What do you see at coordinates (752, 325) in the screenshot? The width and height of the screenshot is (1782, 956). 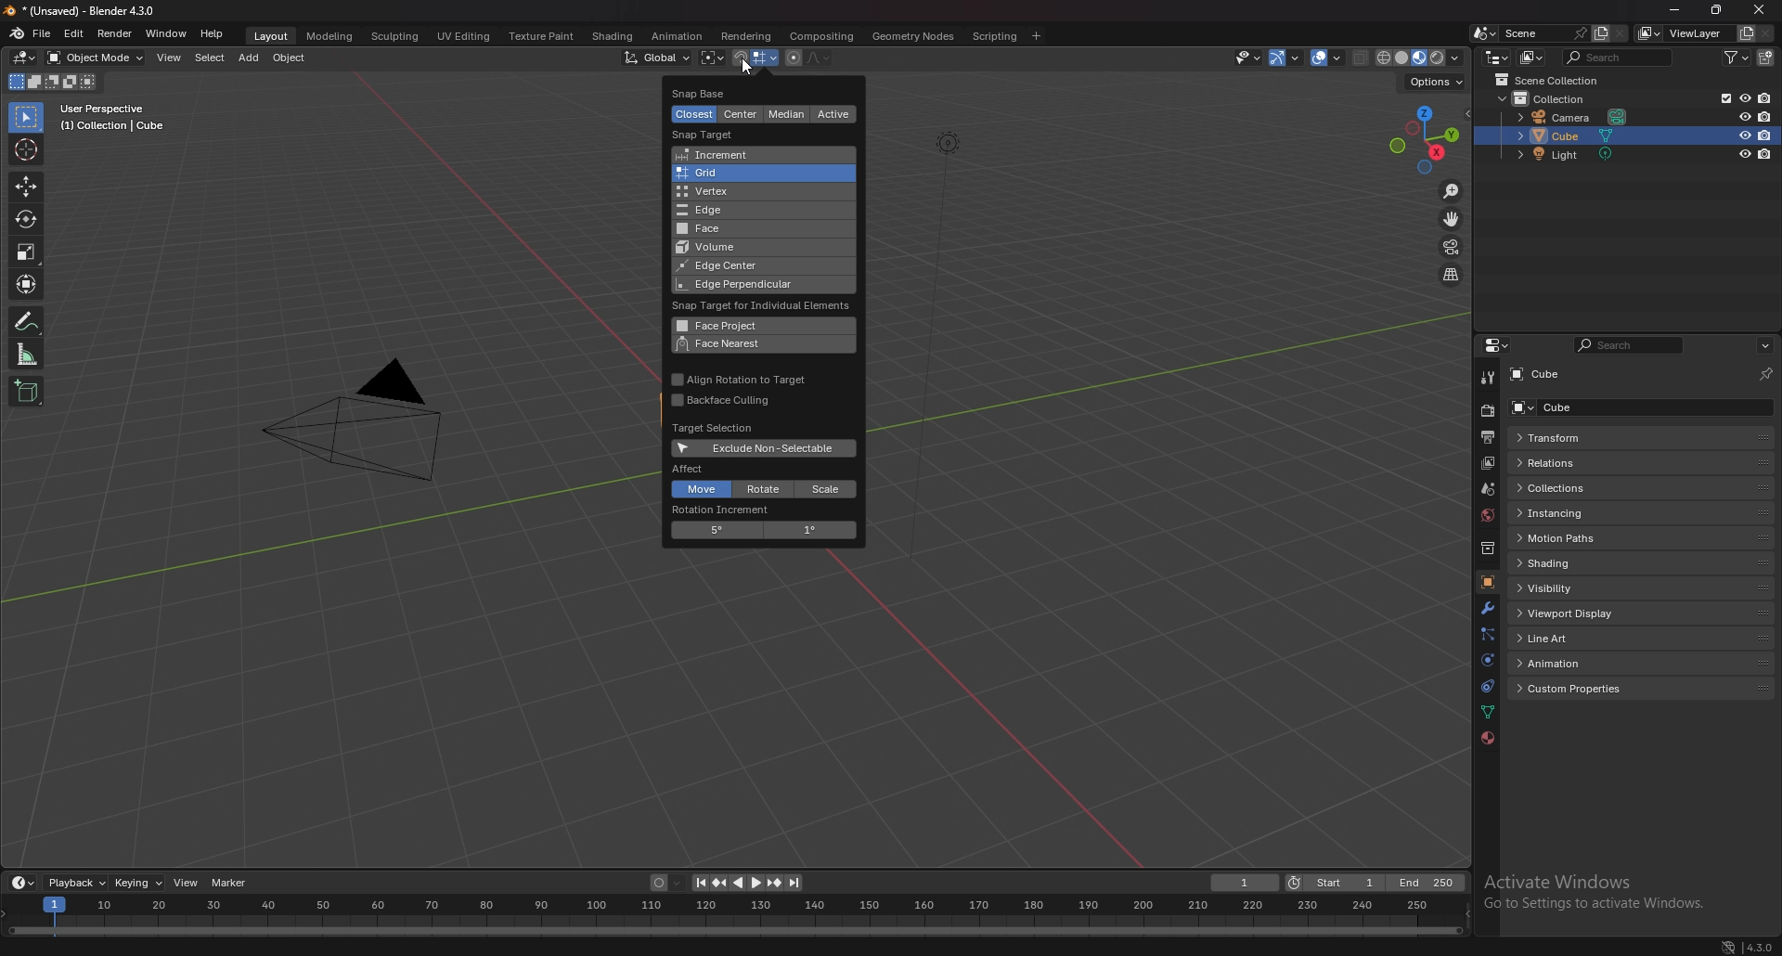 I see `face project` at bounding box center [752, 325].